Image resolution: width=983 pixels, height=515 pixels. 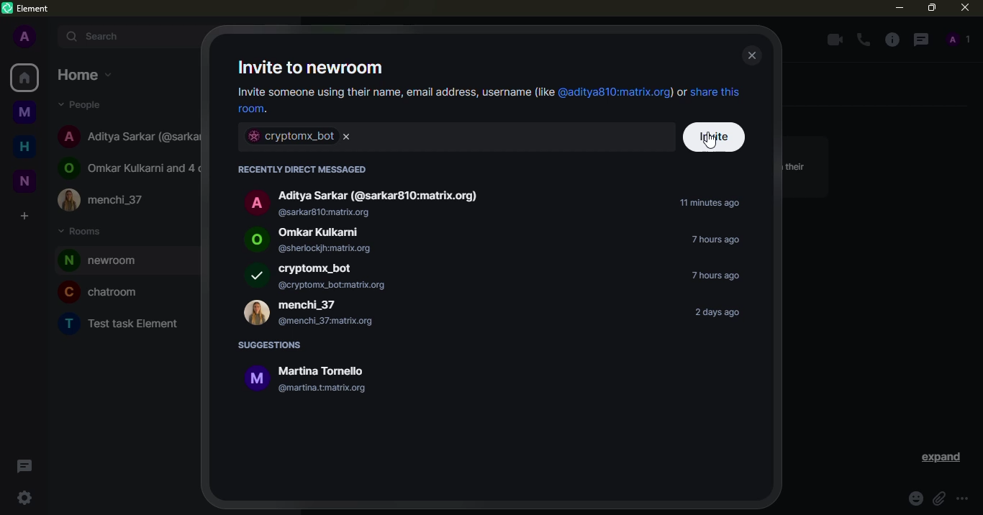 I want to click on more, so click(x=966, y=500).